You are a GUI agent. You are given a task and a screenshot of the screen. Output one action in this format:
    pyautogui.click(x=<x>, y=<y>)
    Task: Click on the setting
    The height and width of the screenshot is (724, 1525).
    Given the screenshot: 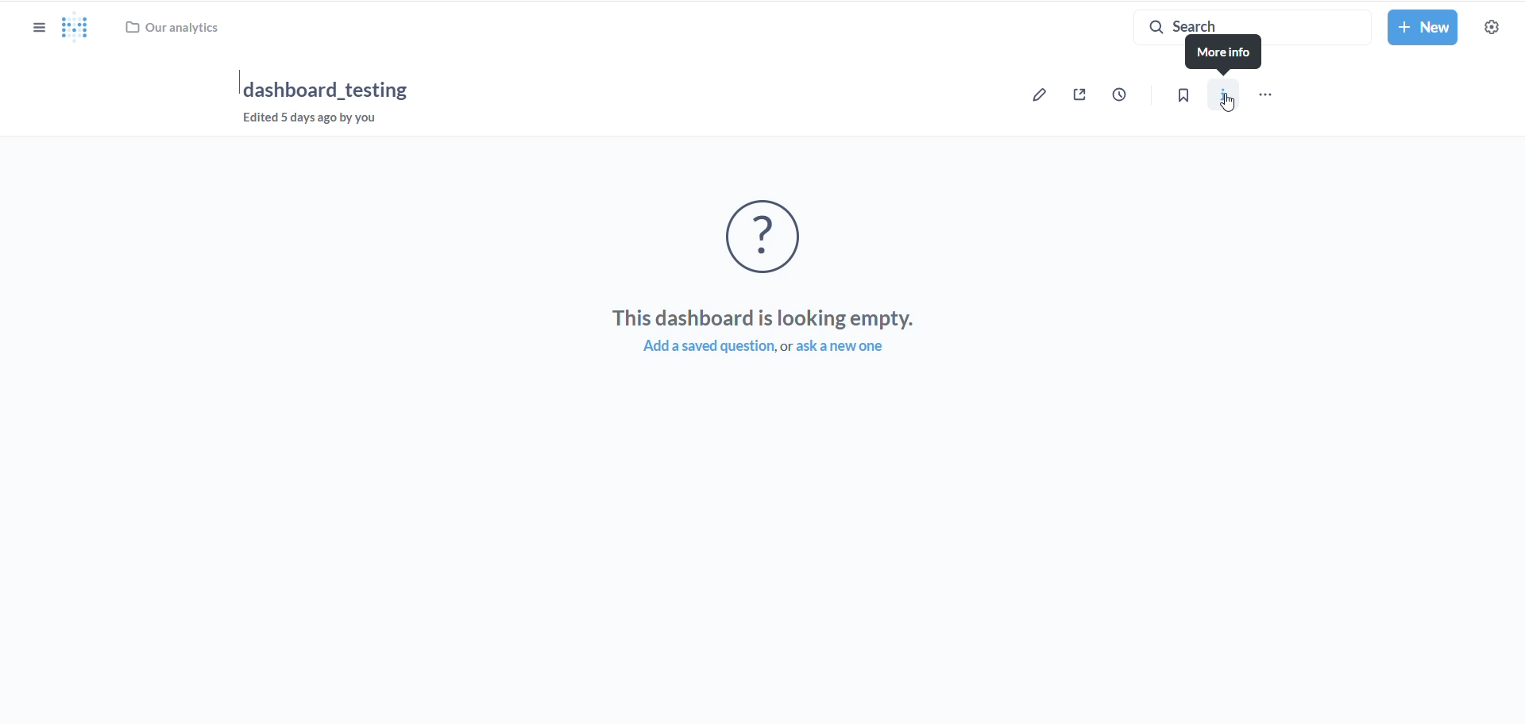 What is the action you would take?
    pyautogui.click(x=1493, y=30)
    